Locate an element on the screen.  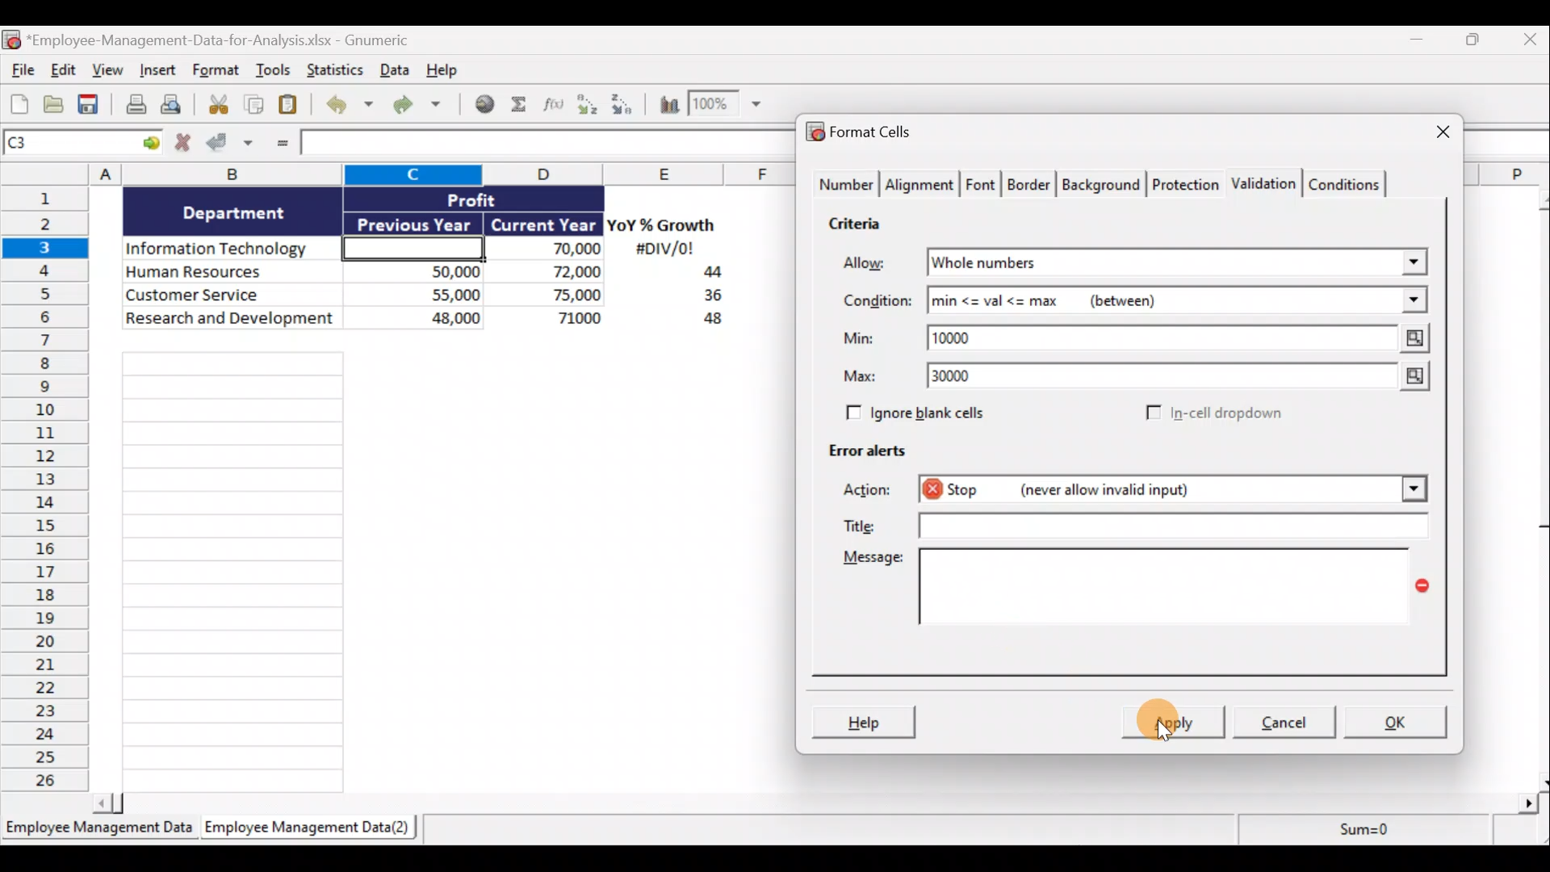
File is located at coordinates (19, 72).